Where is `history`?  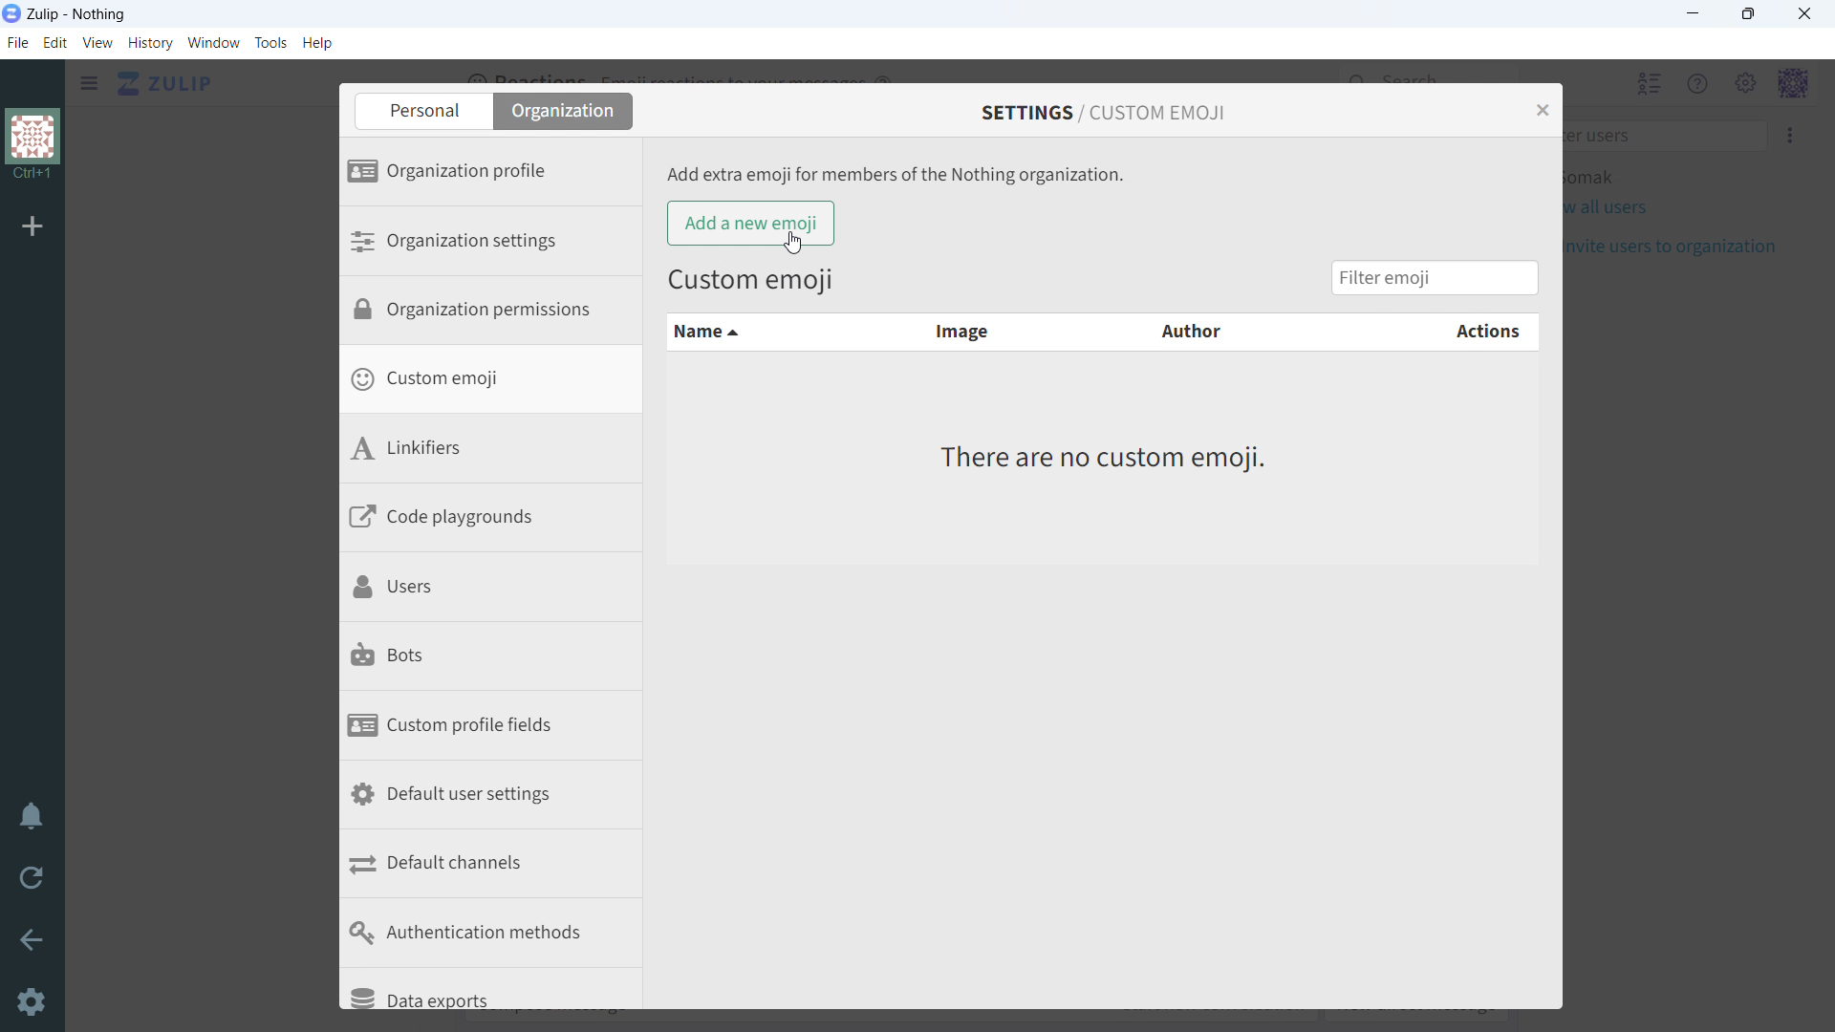 history is located at coordinates (150, 43).